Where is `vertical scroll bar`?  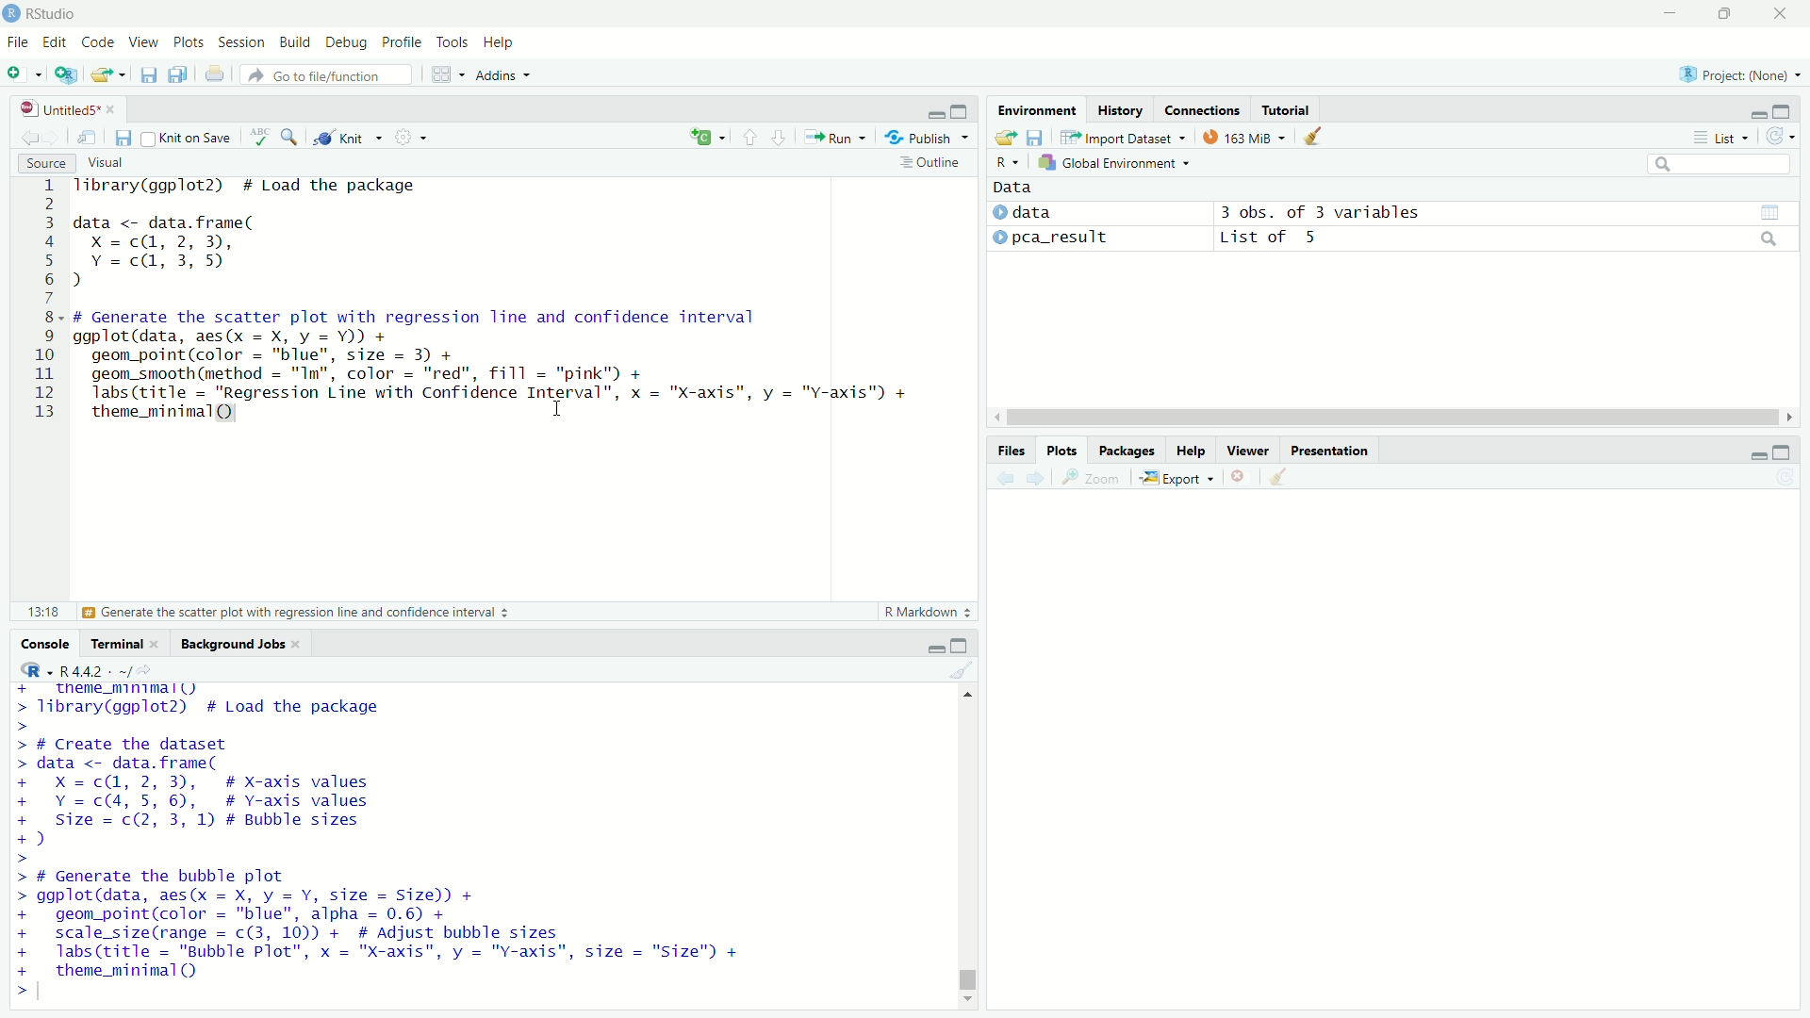 vertical scroll bar is located at coordinates (968, 846).